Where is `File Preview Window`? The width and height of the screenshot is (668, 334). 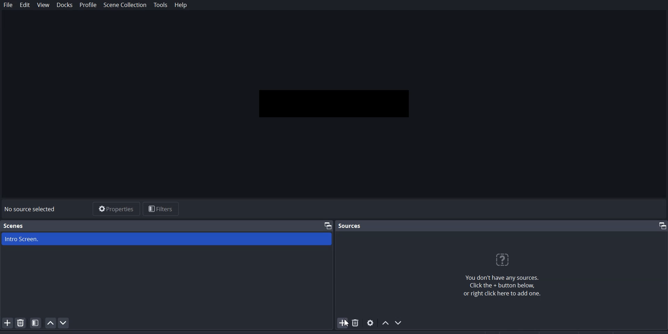 File Preview Window is located at coordinates (335, 103).